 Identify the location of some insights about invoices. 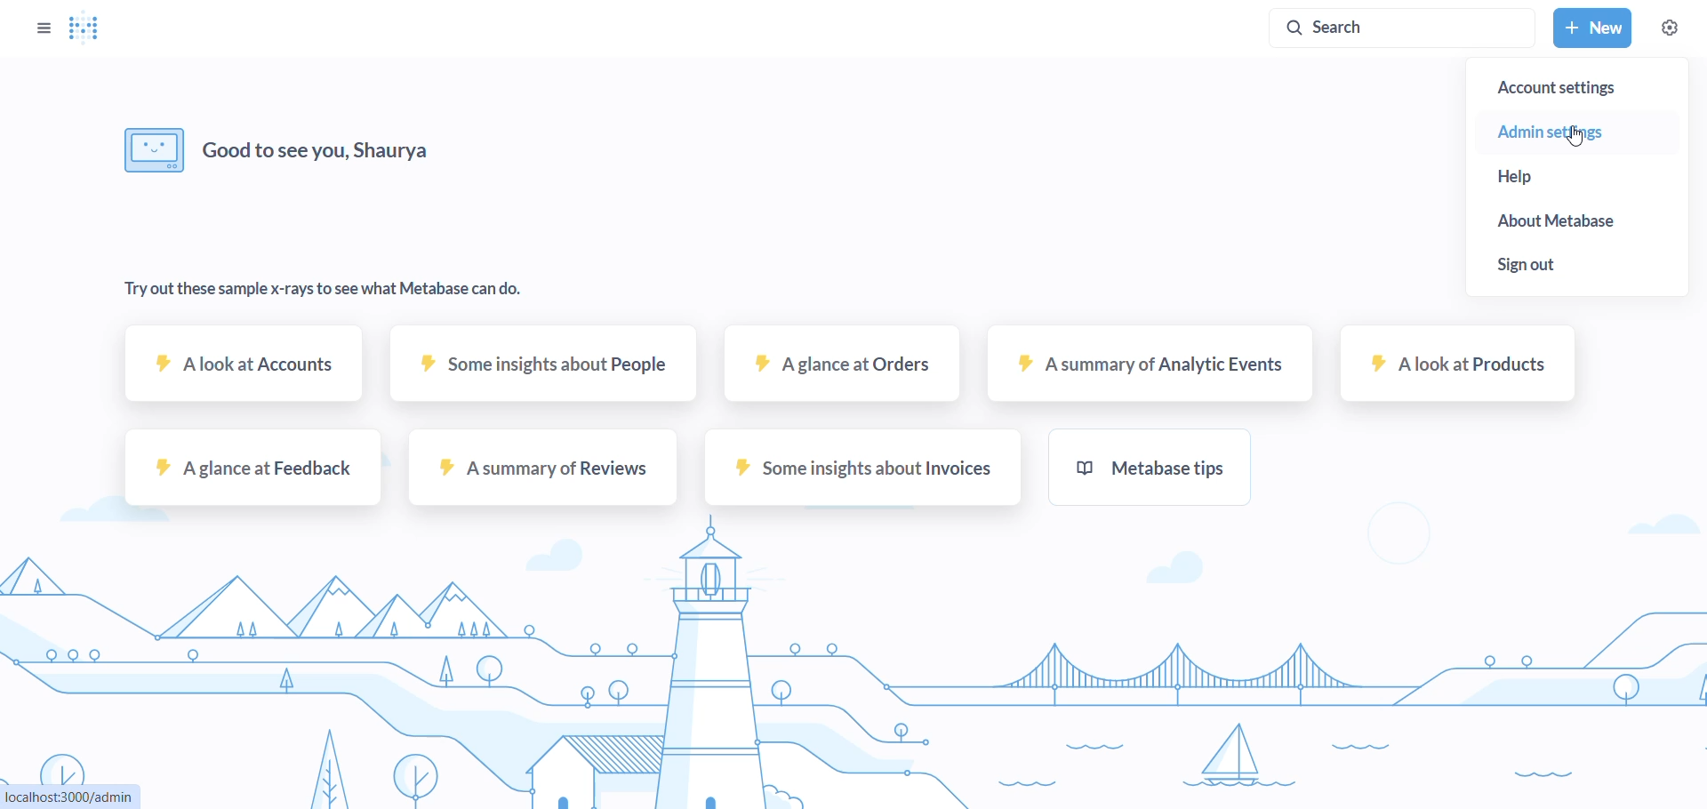
(851, 473).